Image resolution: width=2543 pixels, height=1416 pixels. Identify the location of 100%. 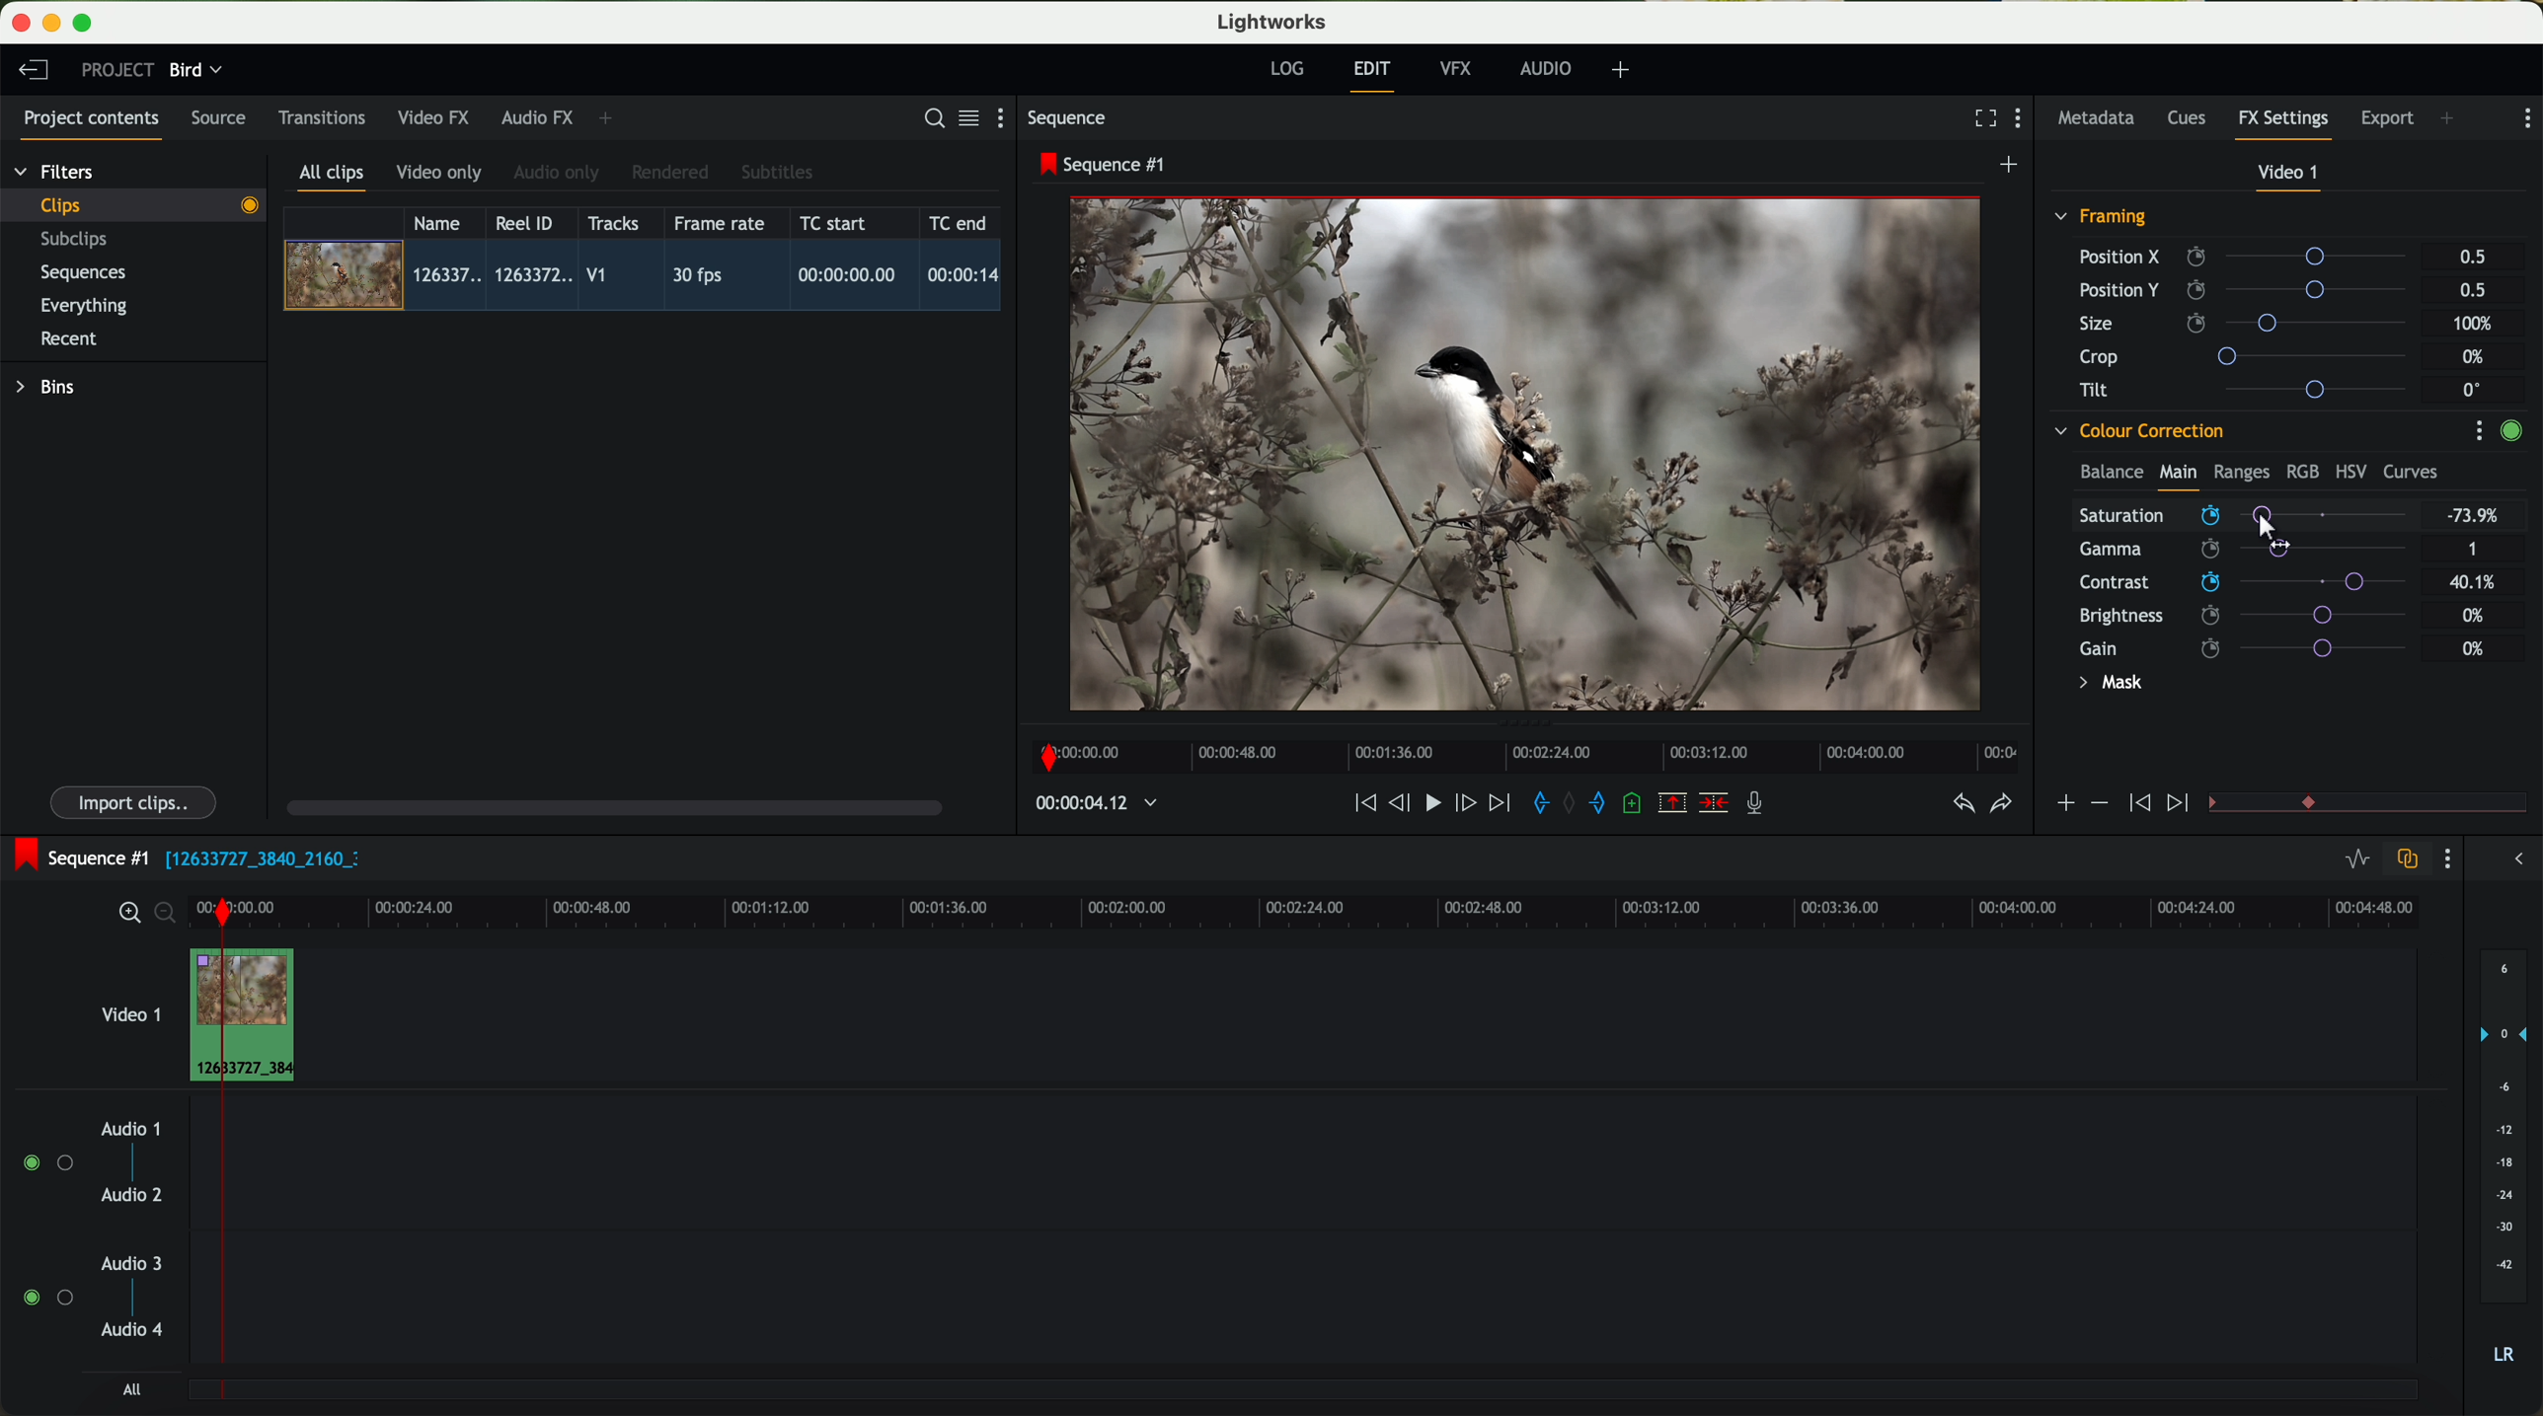
(2478, 324).